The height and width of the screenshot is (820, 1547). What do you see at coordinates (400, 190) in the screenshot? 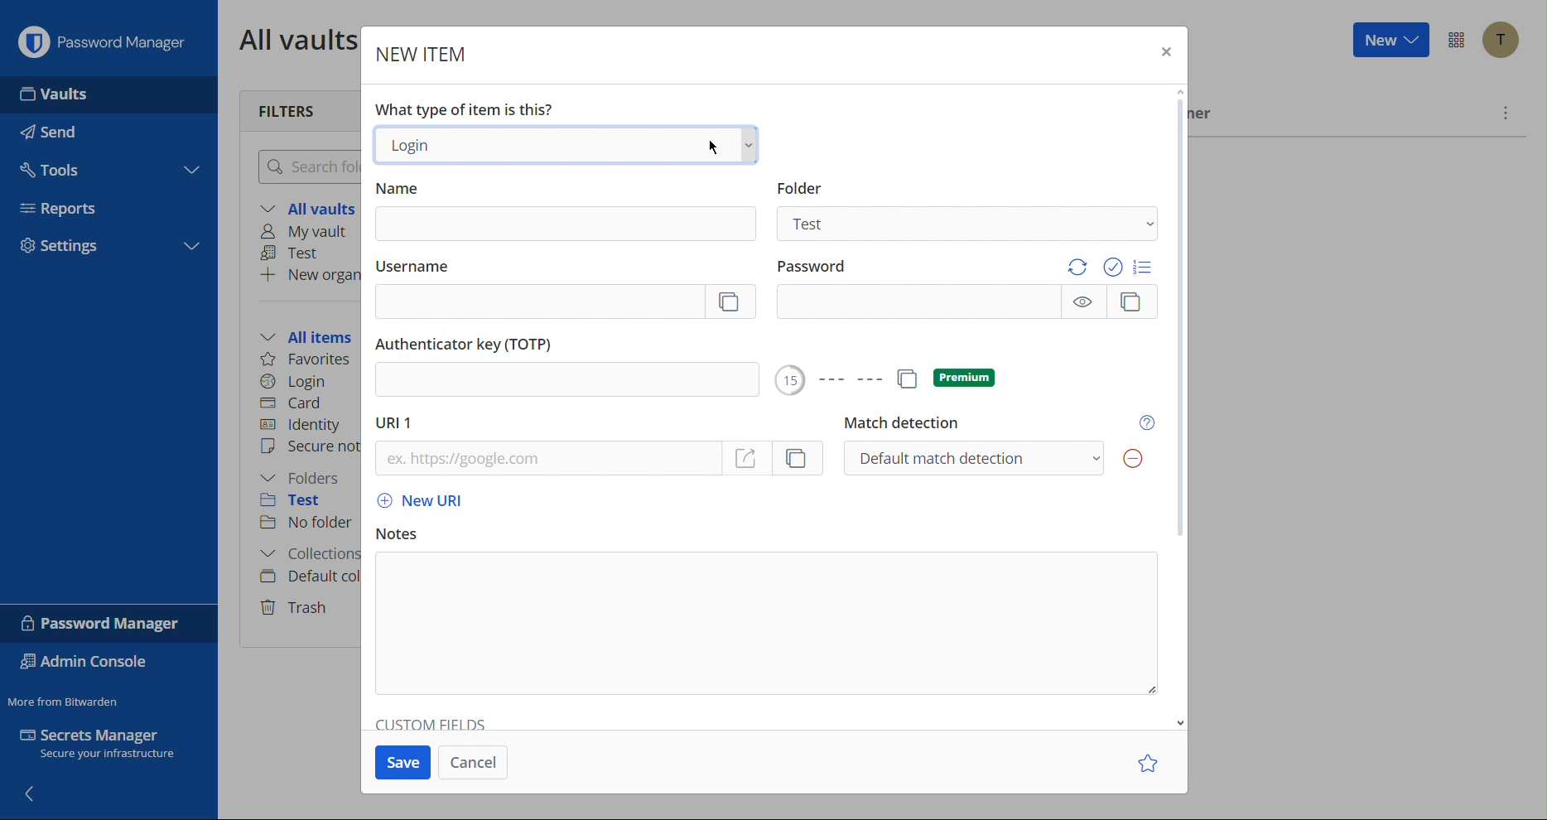
I see `Name` at bounding box center [400, 190].